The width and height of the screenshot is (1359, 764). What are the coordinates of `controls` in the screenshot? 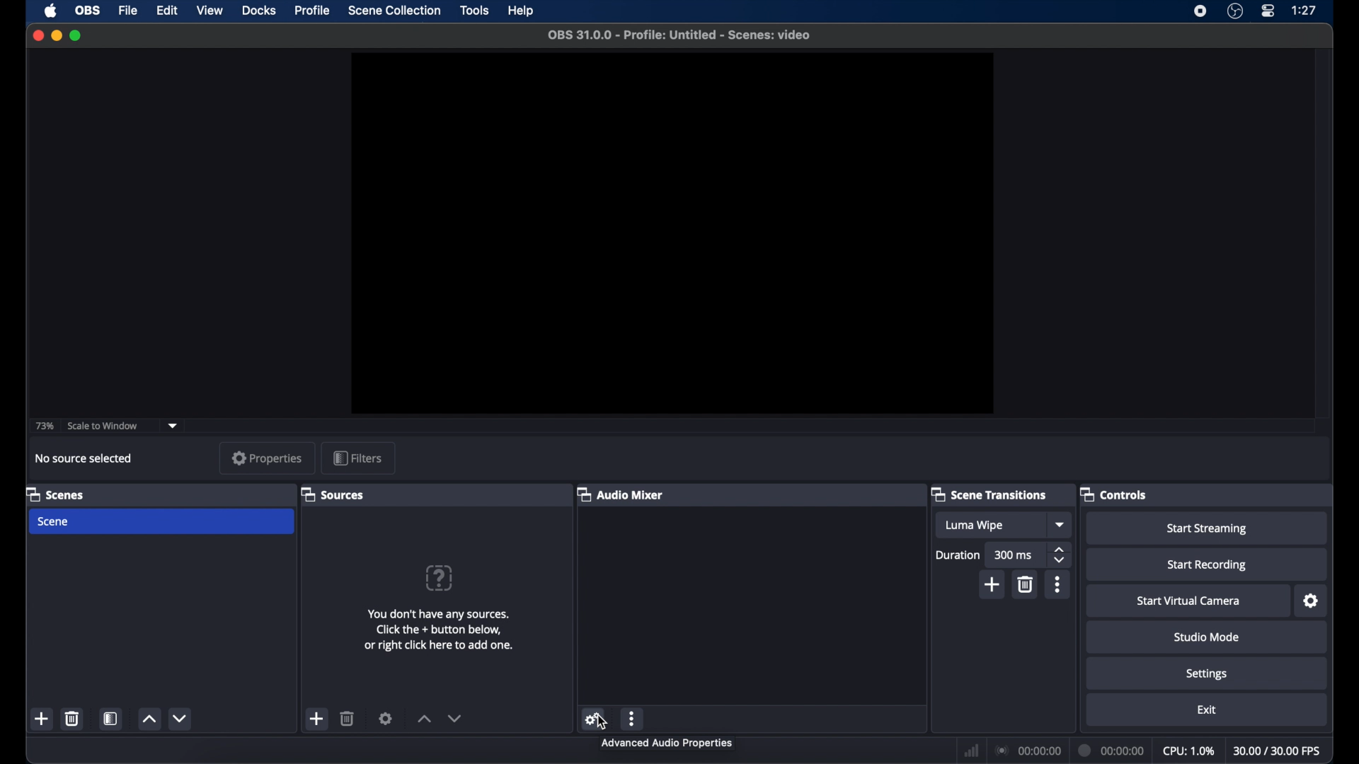 It's located at (1113, 494).